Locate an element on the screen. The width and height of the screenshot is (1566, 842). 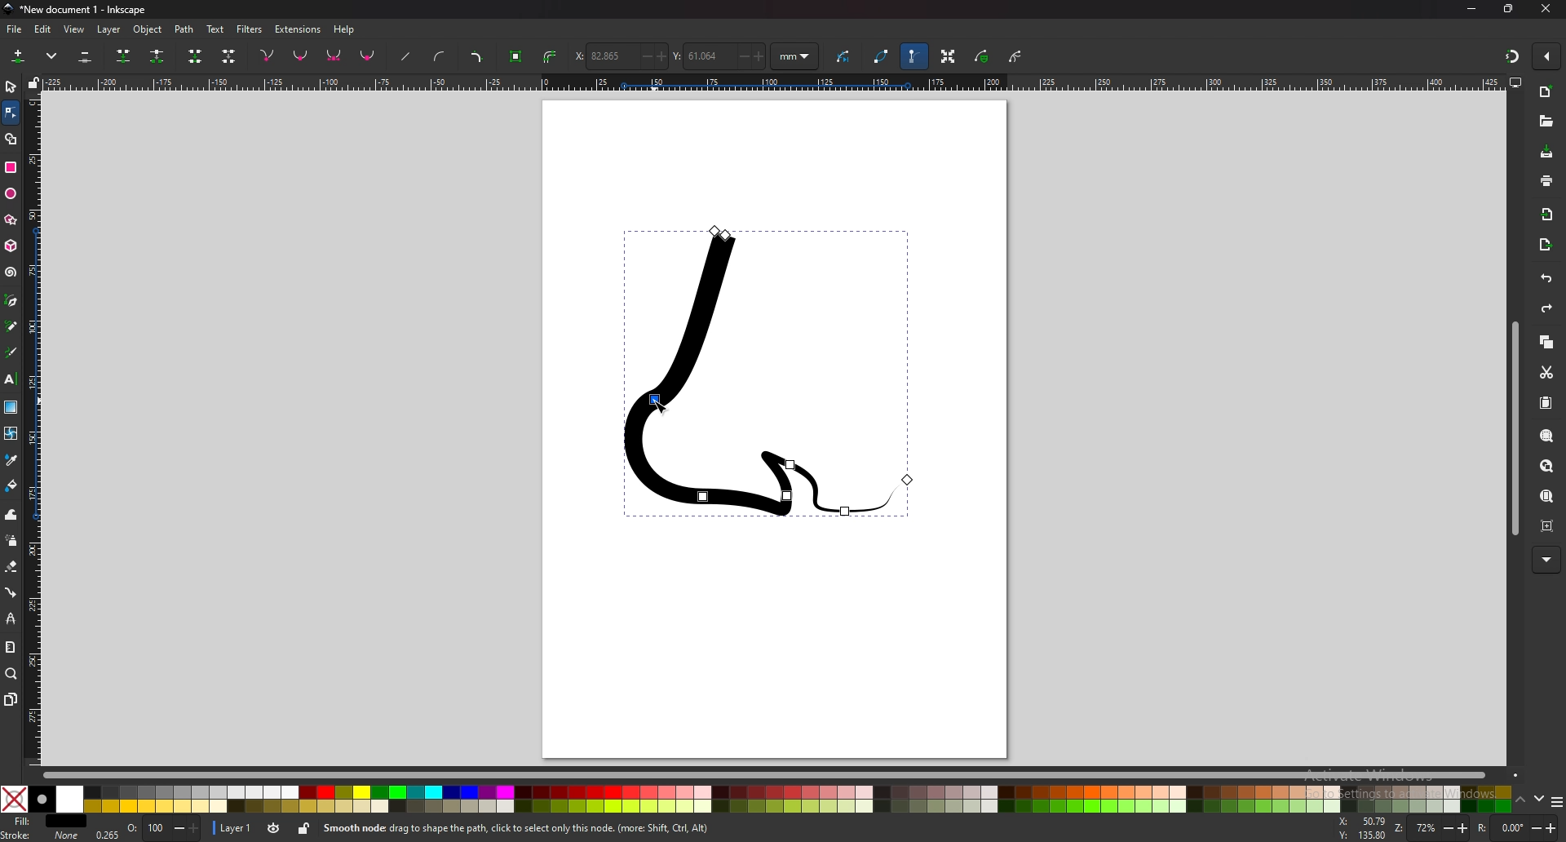
minimize is located at coordinates (1471, 7).